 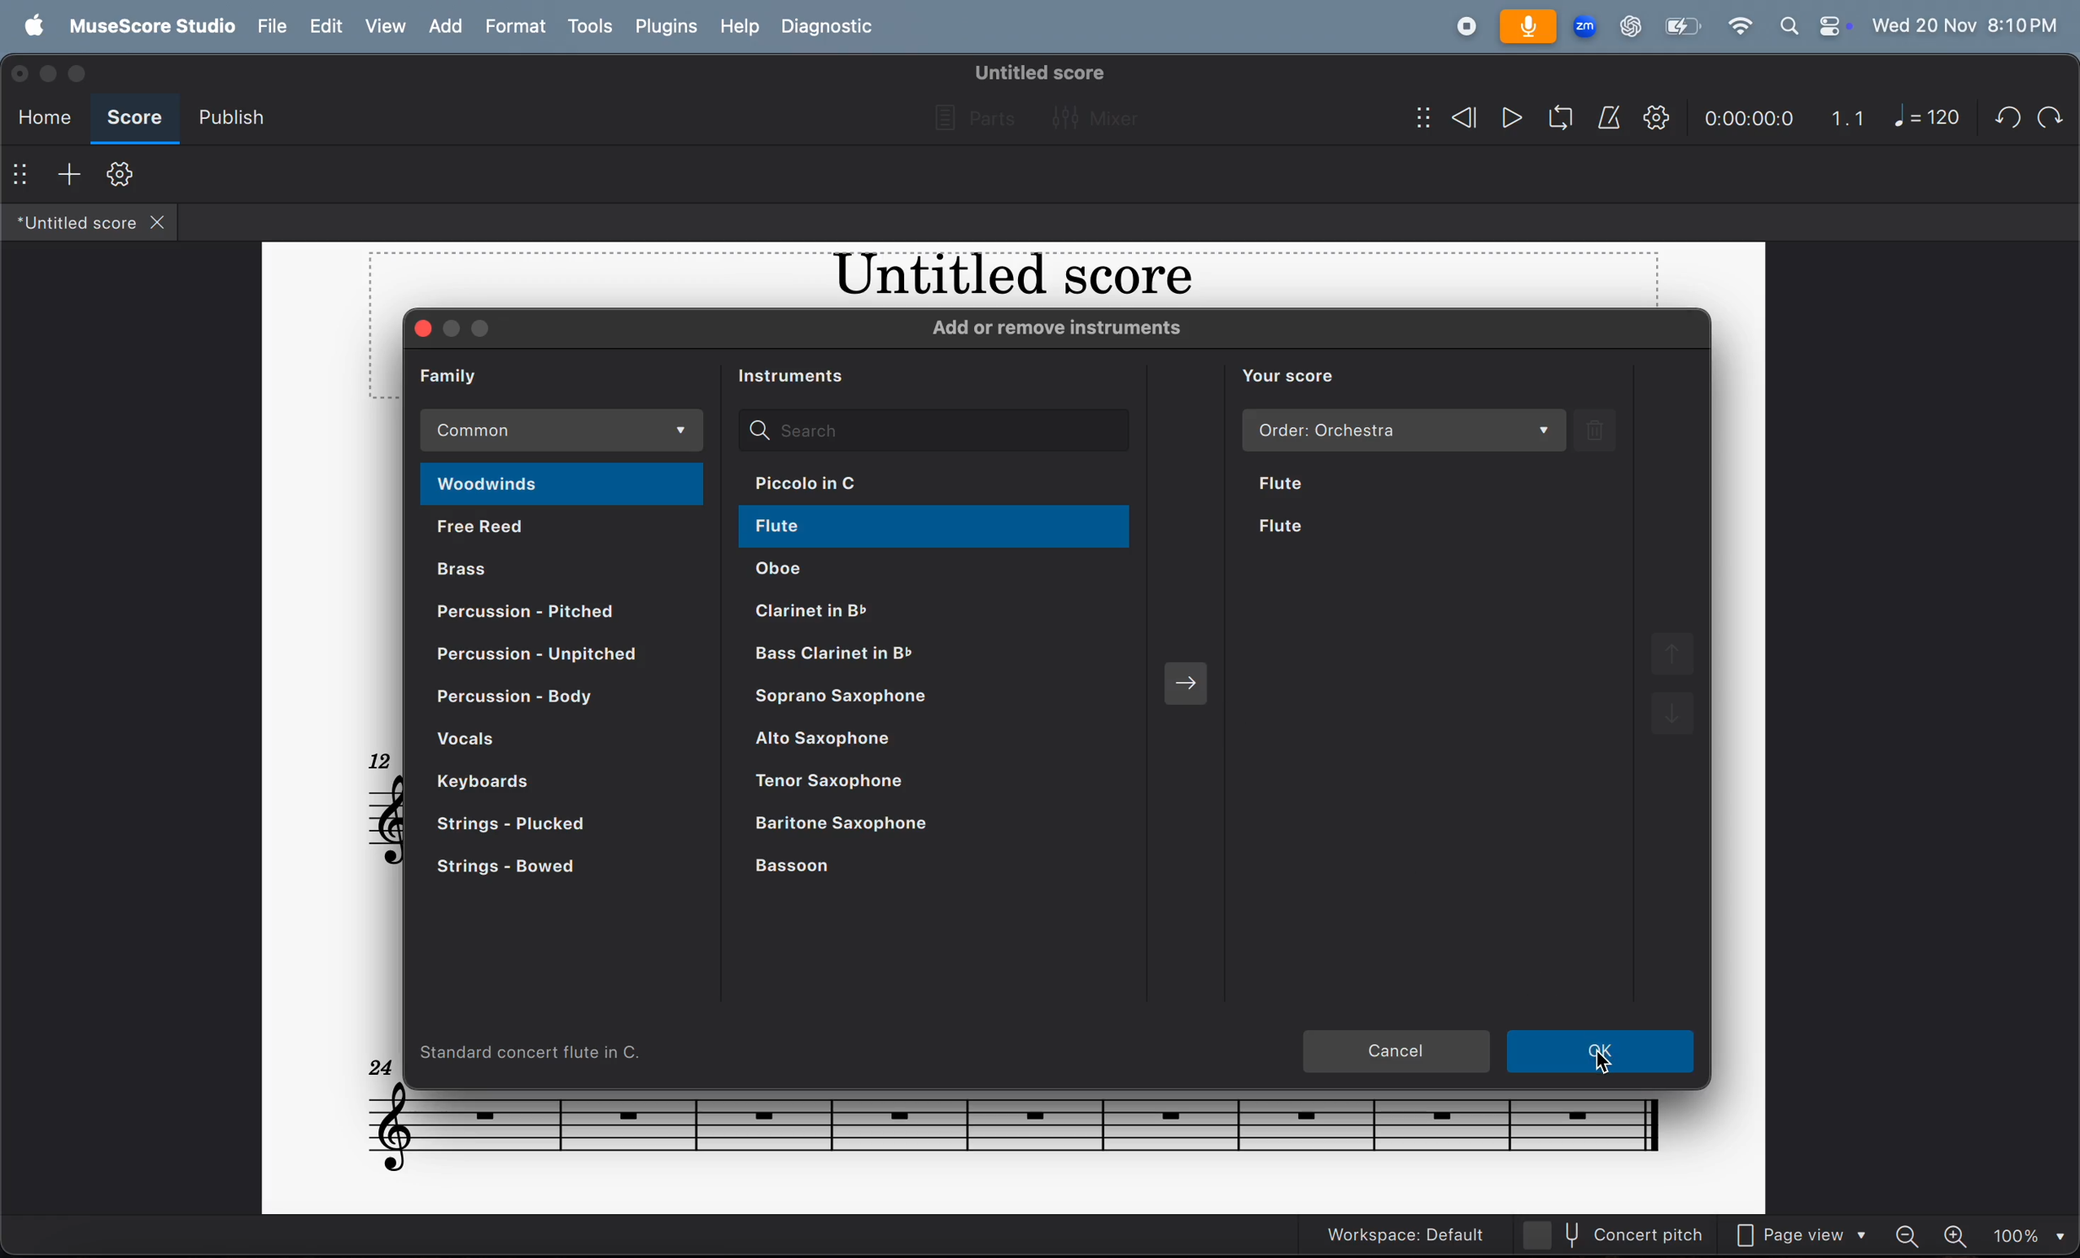 I want to click on vocals, so click(x=548, y=741).